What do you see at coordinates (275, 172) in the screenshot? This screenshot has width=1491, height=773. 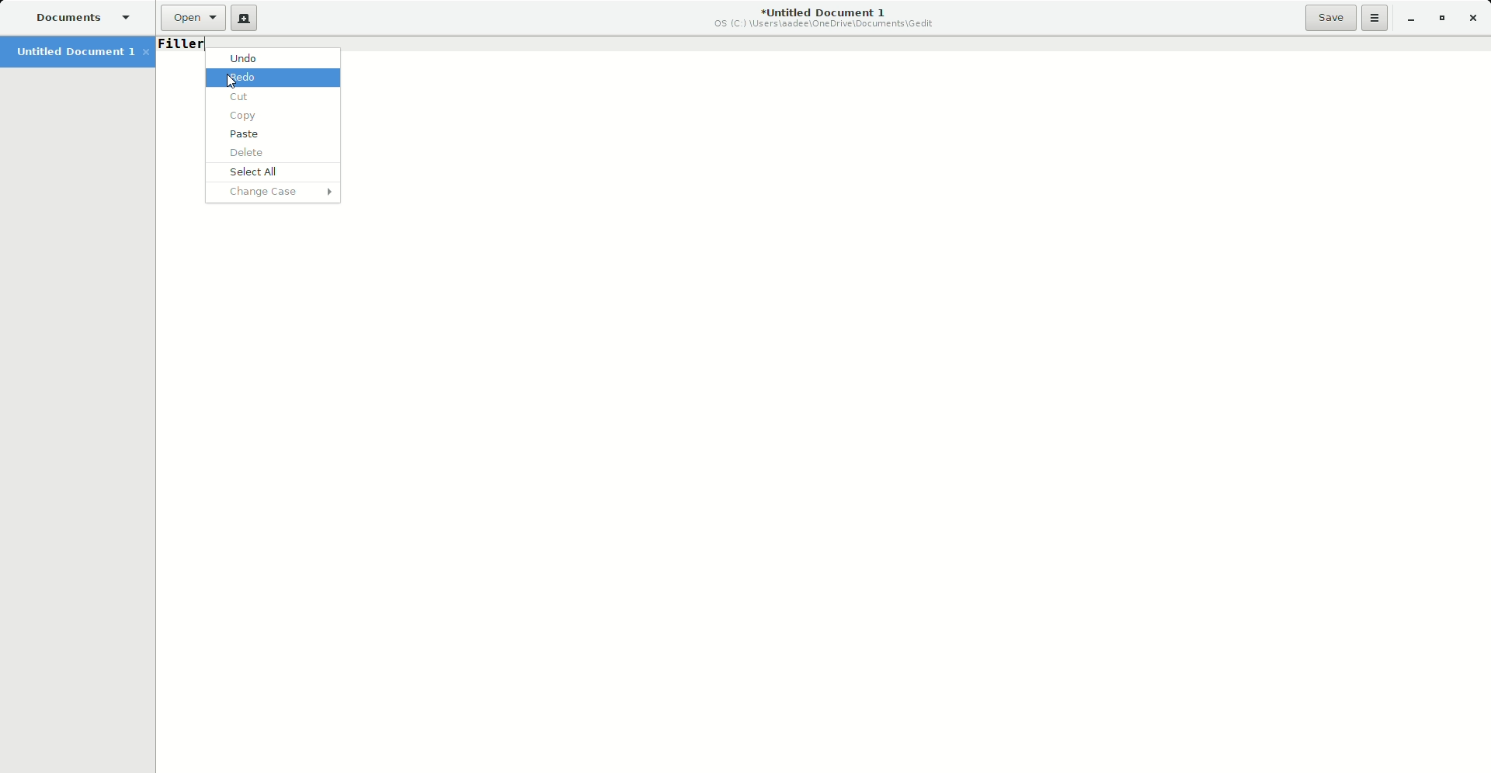 I see `Select All` at bounding box center [275, 172].